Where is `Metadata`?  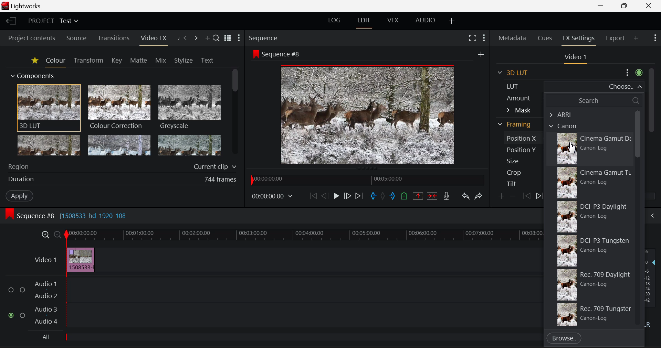 Metadata is located at coordinates (512, 38).